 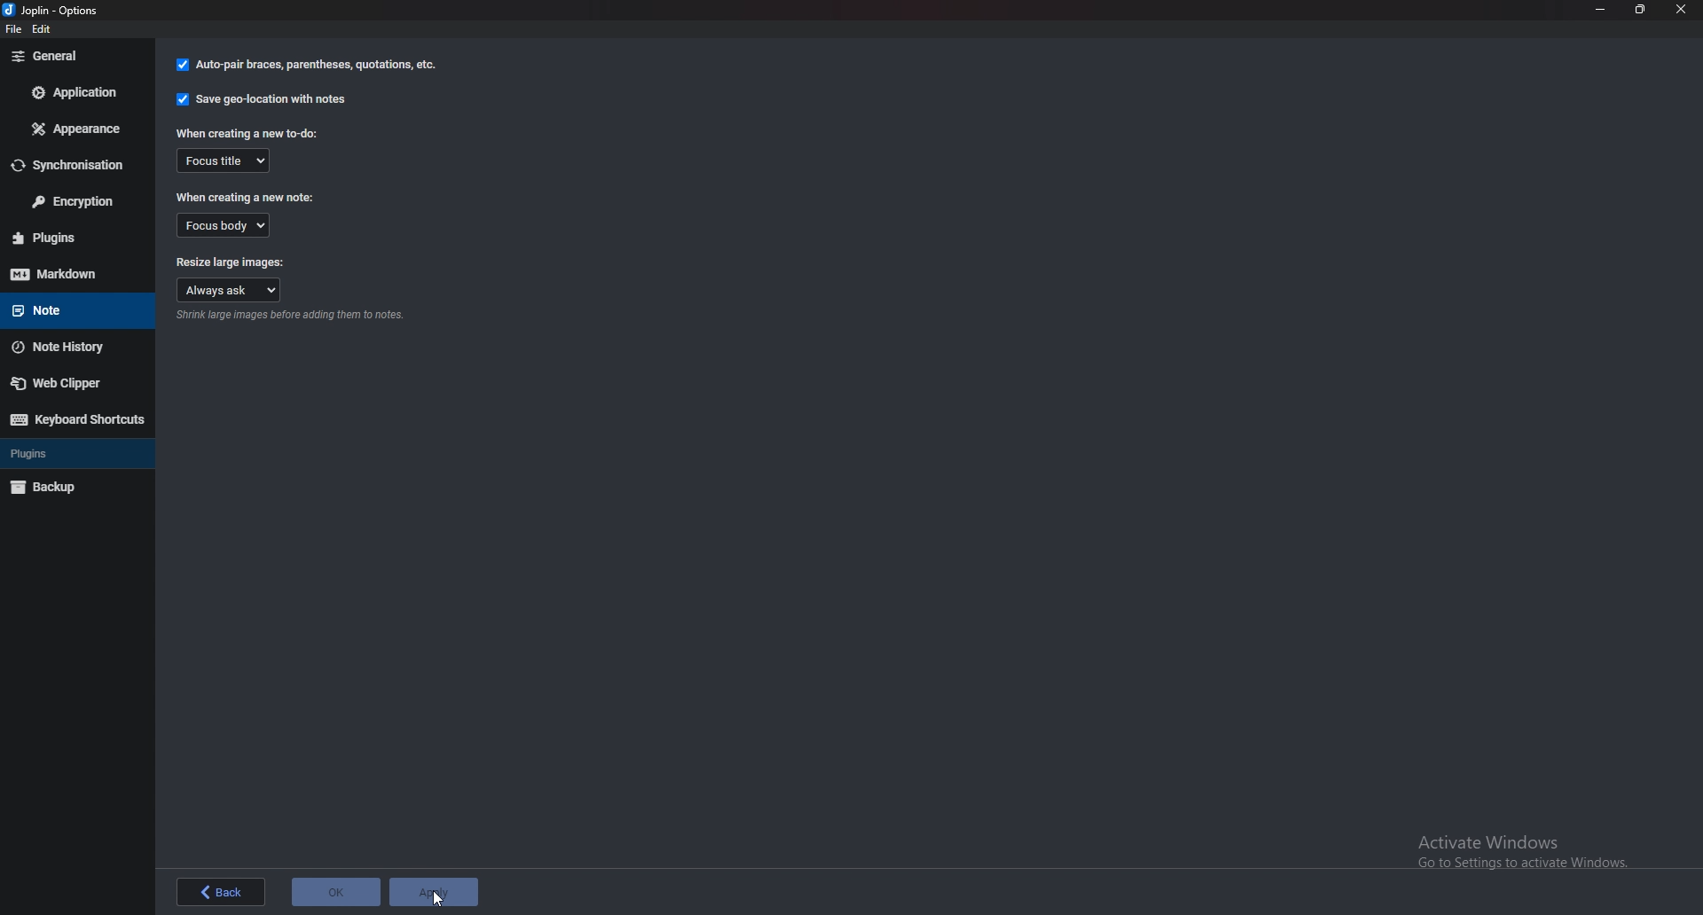 What do you see at coordinates (15, 31) in the screenshot?
I see `file` at bounding box center [15, 31].